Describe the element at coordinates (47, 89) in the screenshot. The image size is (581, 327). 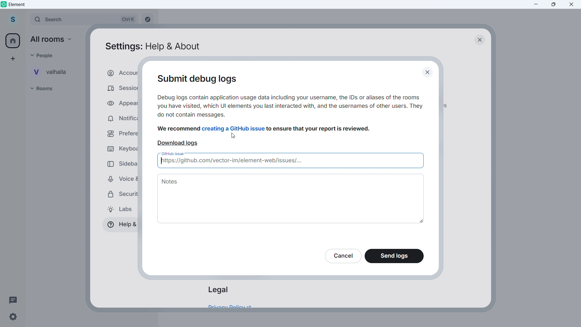
I see `Rooms ` at that location.